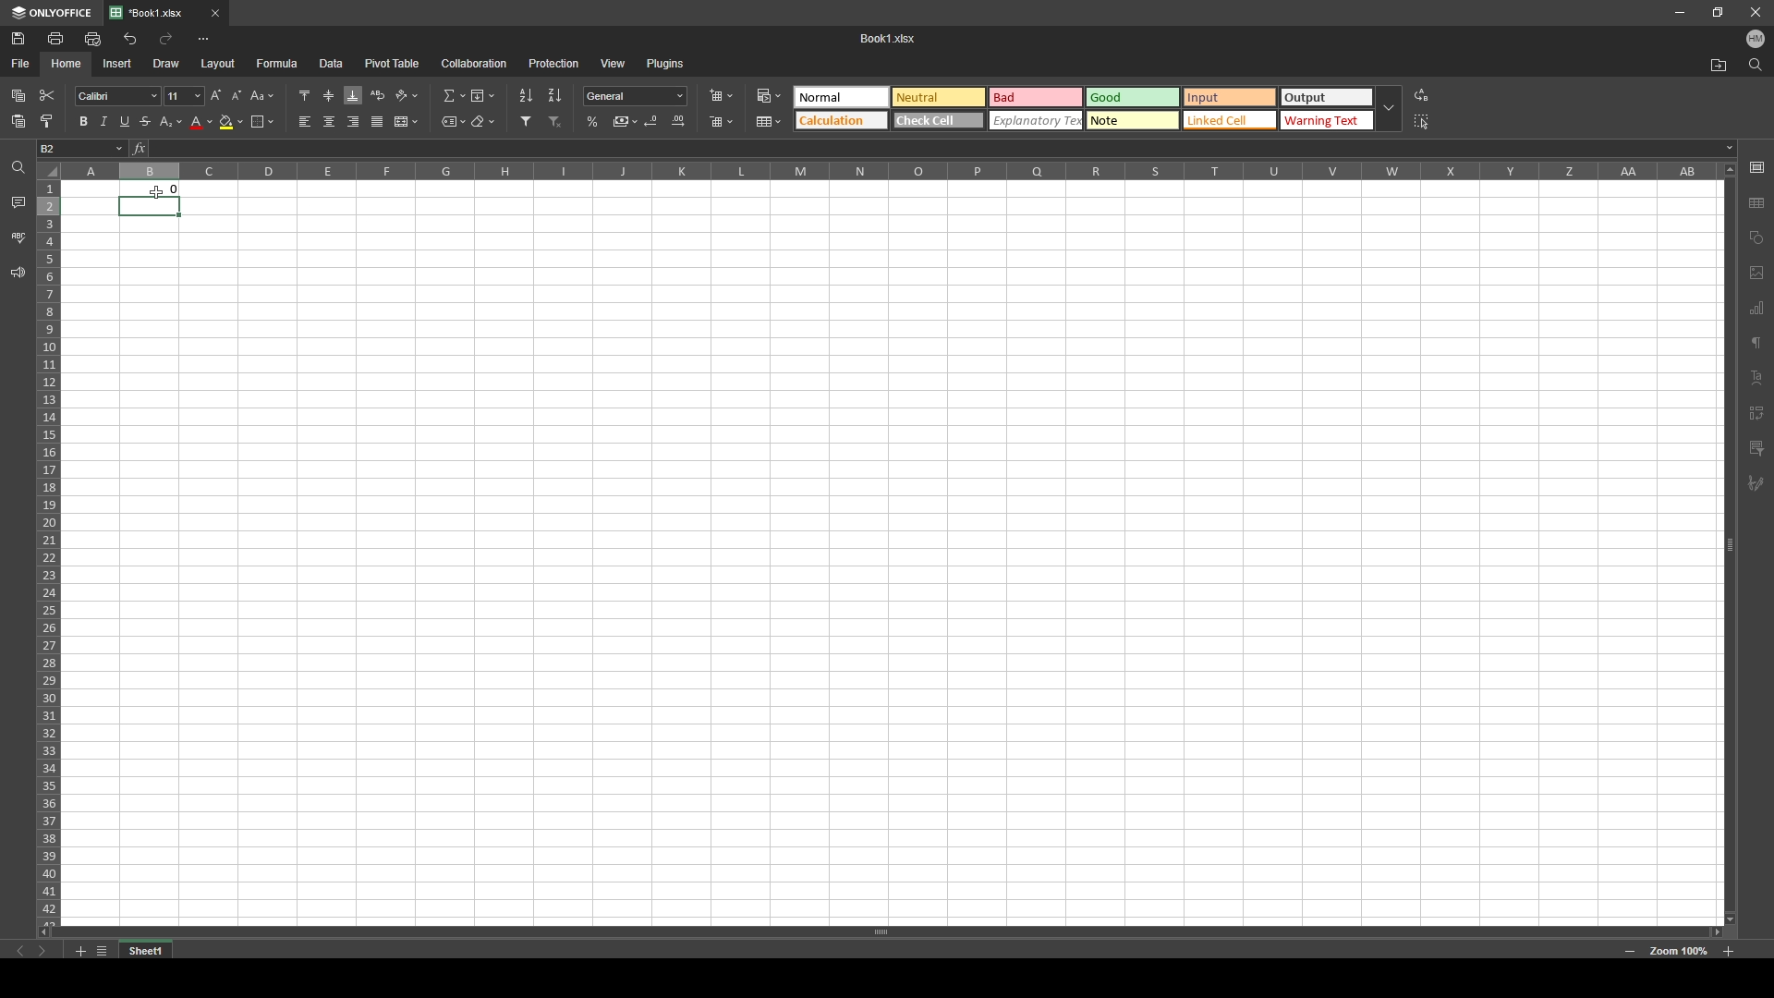 The height and width of the screenshot is (998, 1774). I want to click on underline, so click(125, 122).